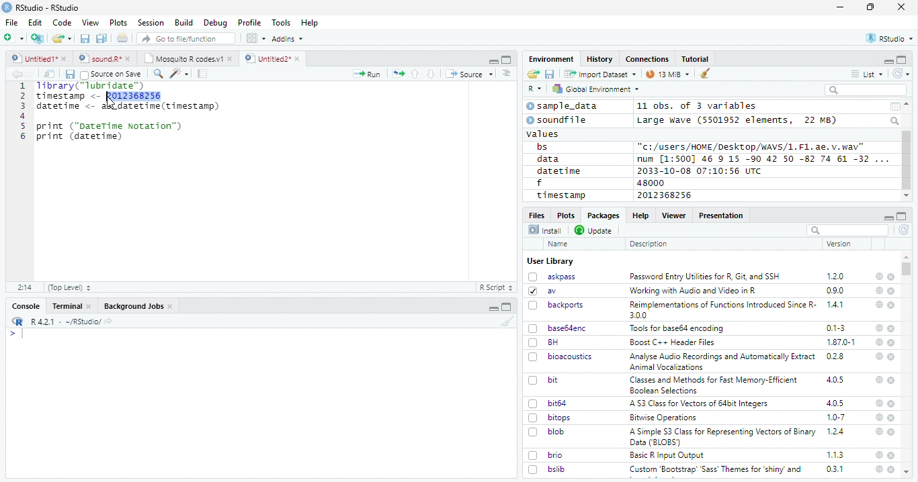 The width and height of the screenshot is (918, 482). What do you see at coordinates (546, 455) in the screenshot?
I see `brio` at bounding box center [546, 455].